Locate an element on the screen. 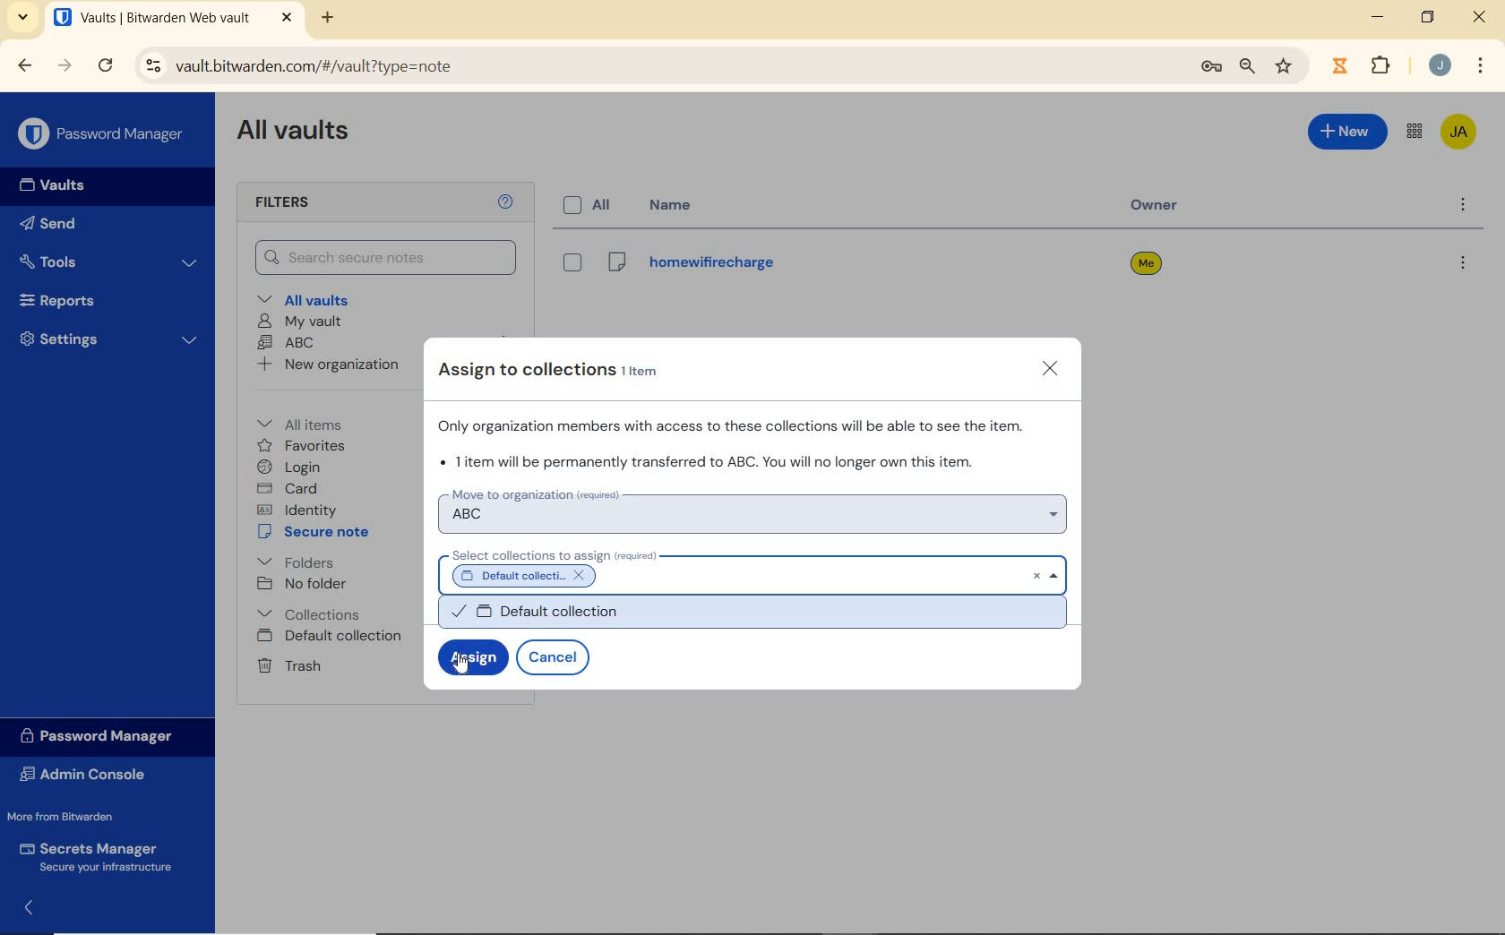 The width and height of the screenshot is (1505, 935). owner is located at coordinates (1146, 265).